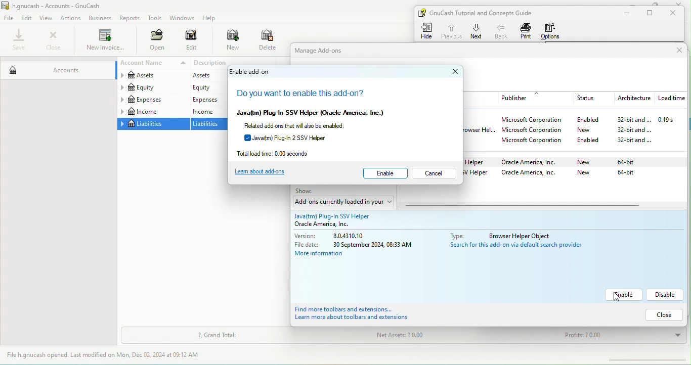 The image size is (691, 365). Describe the element at coordinates (534, 131) in the screenshot. I see `microsoft corporation` at that location.